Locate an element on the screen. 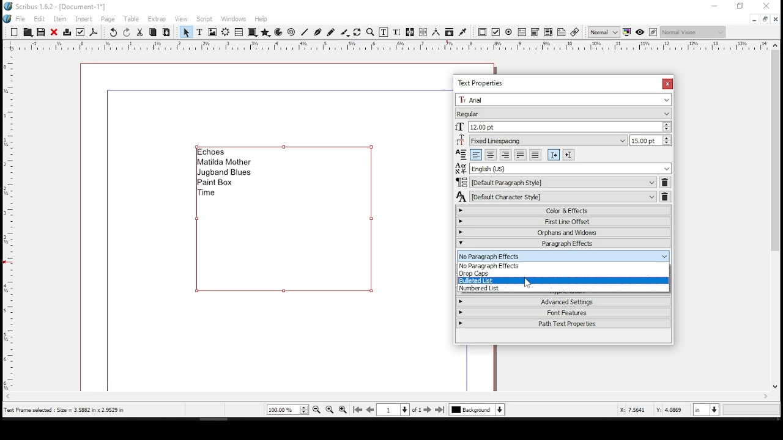 Image resolution: width=783 pixels, height=440 pixels. edit in preview mode is located at coordinates (655, 32).